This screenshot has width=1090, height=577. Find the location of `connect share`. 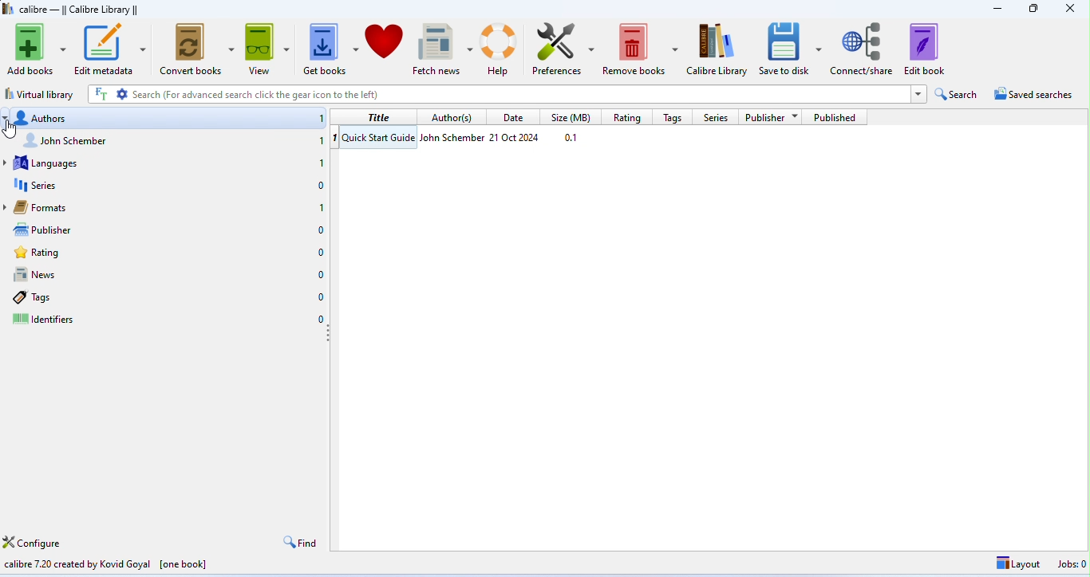

connect share is located at coordinates (861, 47).